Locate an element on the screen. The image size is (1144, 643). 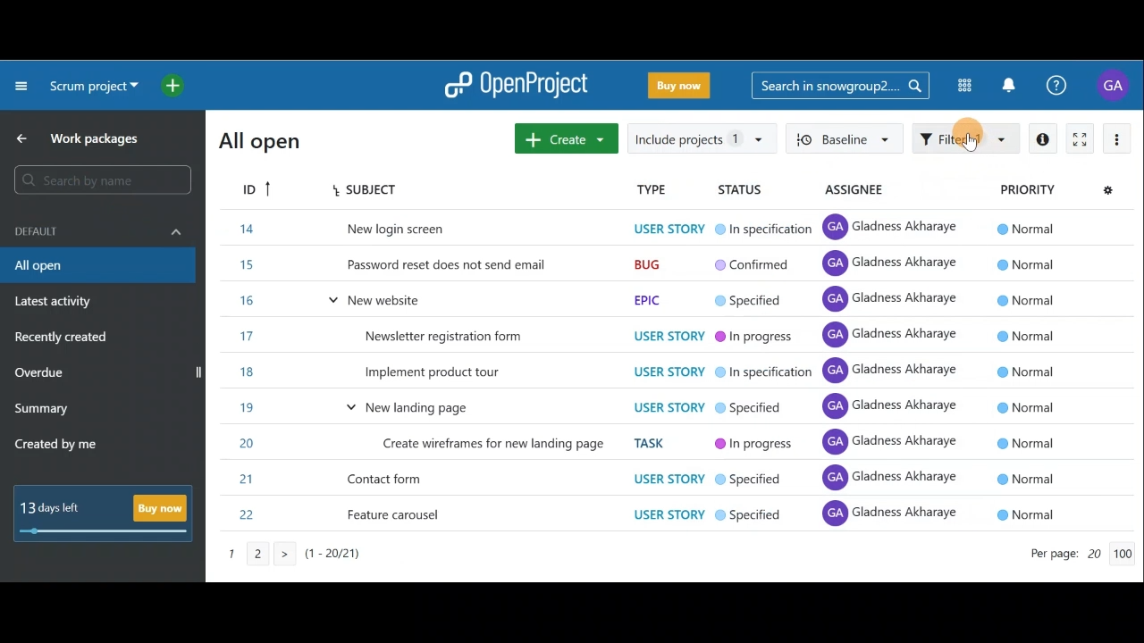
Priority is located at coordinates (1022, 192).